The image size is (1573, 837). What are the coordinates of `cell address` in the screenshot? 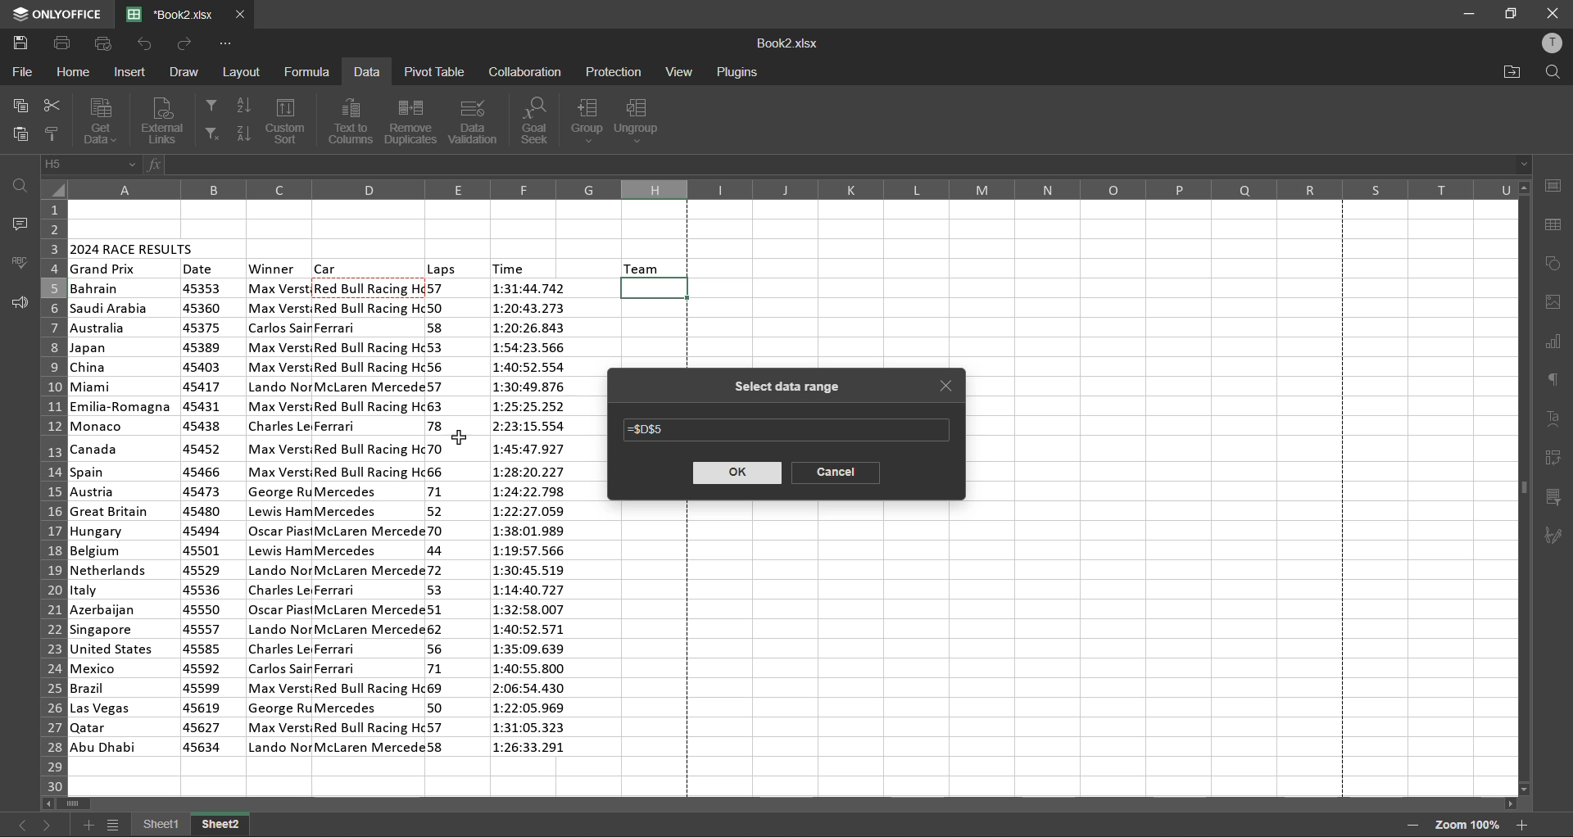 It's located at (91, 165).